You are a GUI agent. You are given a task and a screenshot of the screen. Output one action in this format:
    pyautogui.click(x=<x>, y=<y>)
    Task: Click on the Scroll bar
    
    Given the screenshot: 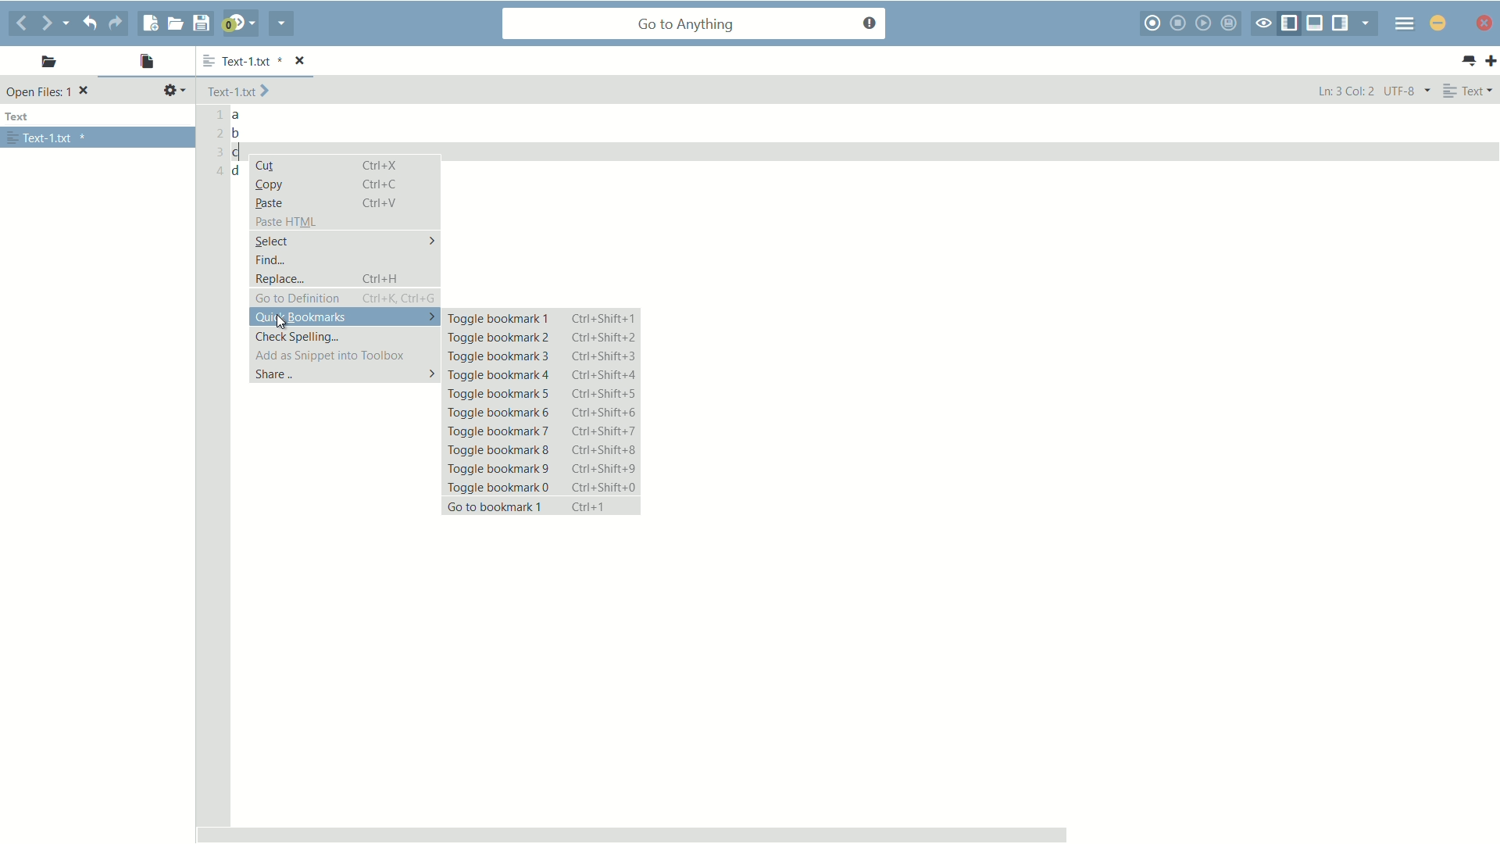 What is the action you would take?
    pyautogui.click(x=843, y=830)
    